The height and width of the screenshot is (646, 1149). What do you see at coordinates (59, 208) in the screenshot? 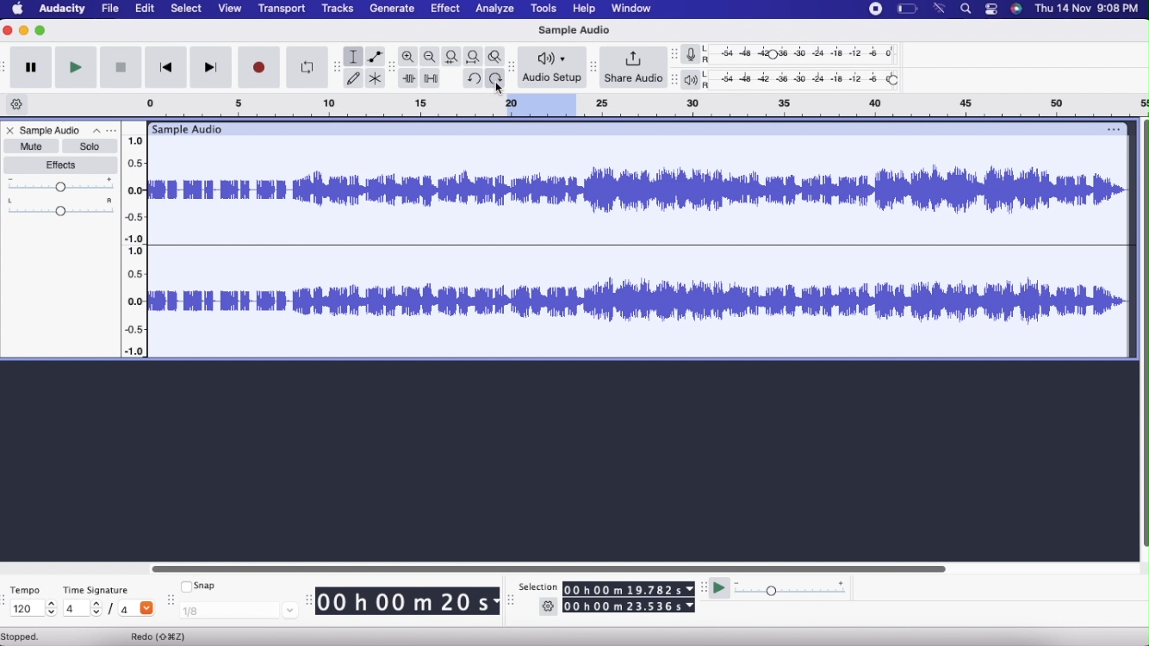
I see `Pan: Center` at bounding box center [59, 208].